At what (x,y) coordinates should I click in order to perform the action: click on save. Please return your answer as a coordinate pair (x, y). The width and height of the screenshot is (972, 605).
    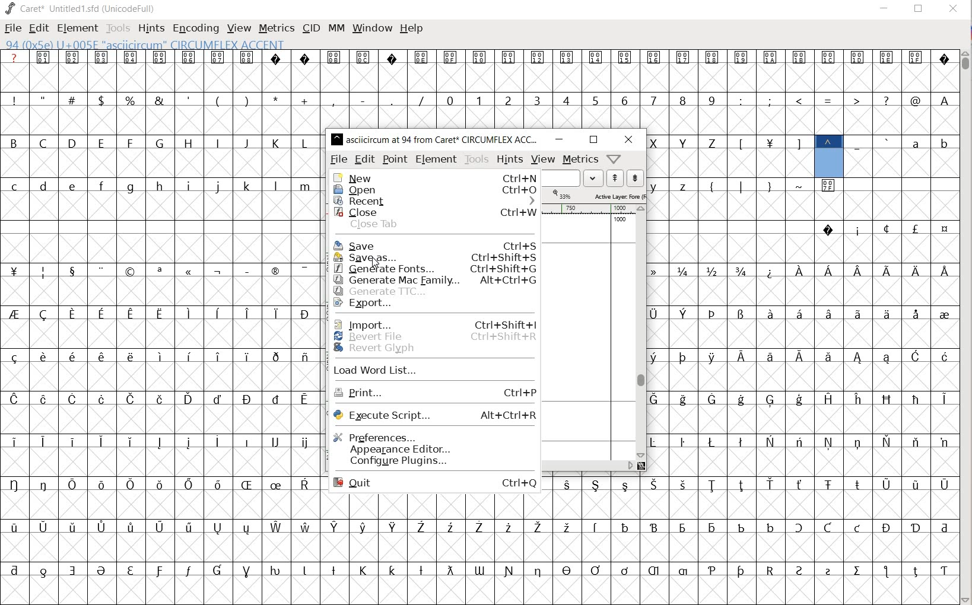
    Looking at the image, I should click on (434, 246).